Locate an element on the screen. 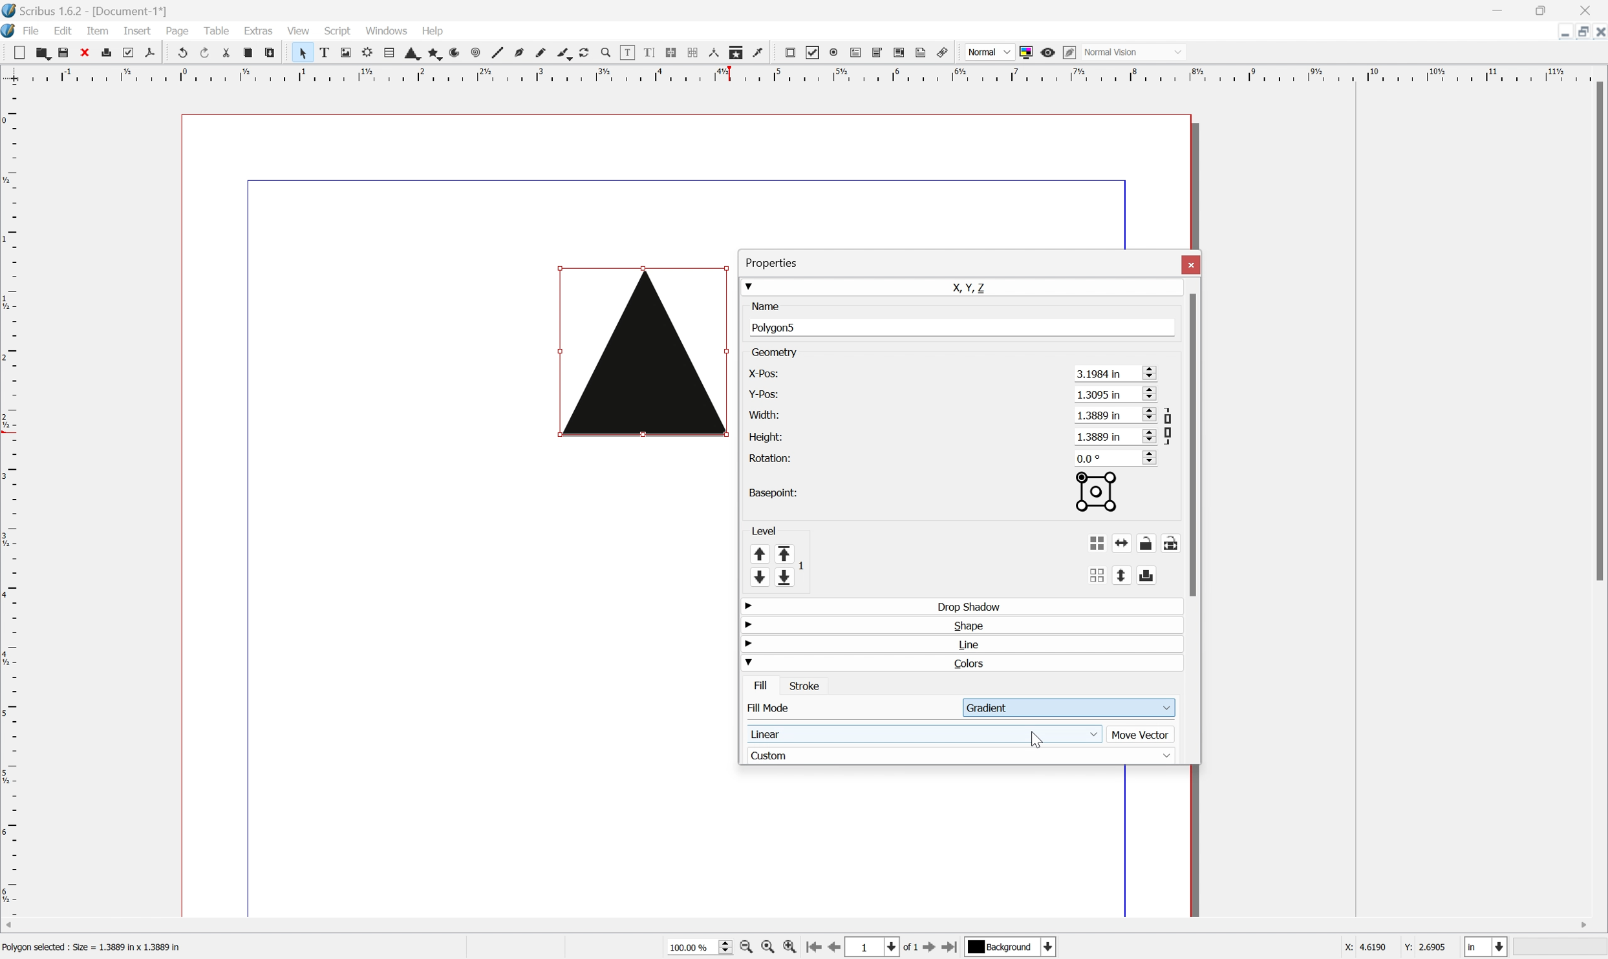 This screenshot has height=959, width=1608. Text frame is located at coordinates (327, 52).